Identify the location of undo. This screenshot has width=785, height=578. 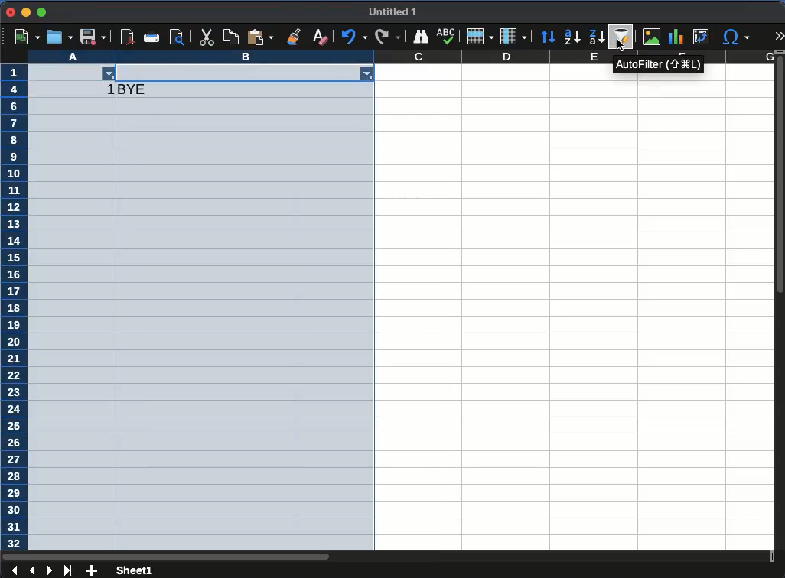
(355, 36).